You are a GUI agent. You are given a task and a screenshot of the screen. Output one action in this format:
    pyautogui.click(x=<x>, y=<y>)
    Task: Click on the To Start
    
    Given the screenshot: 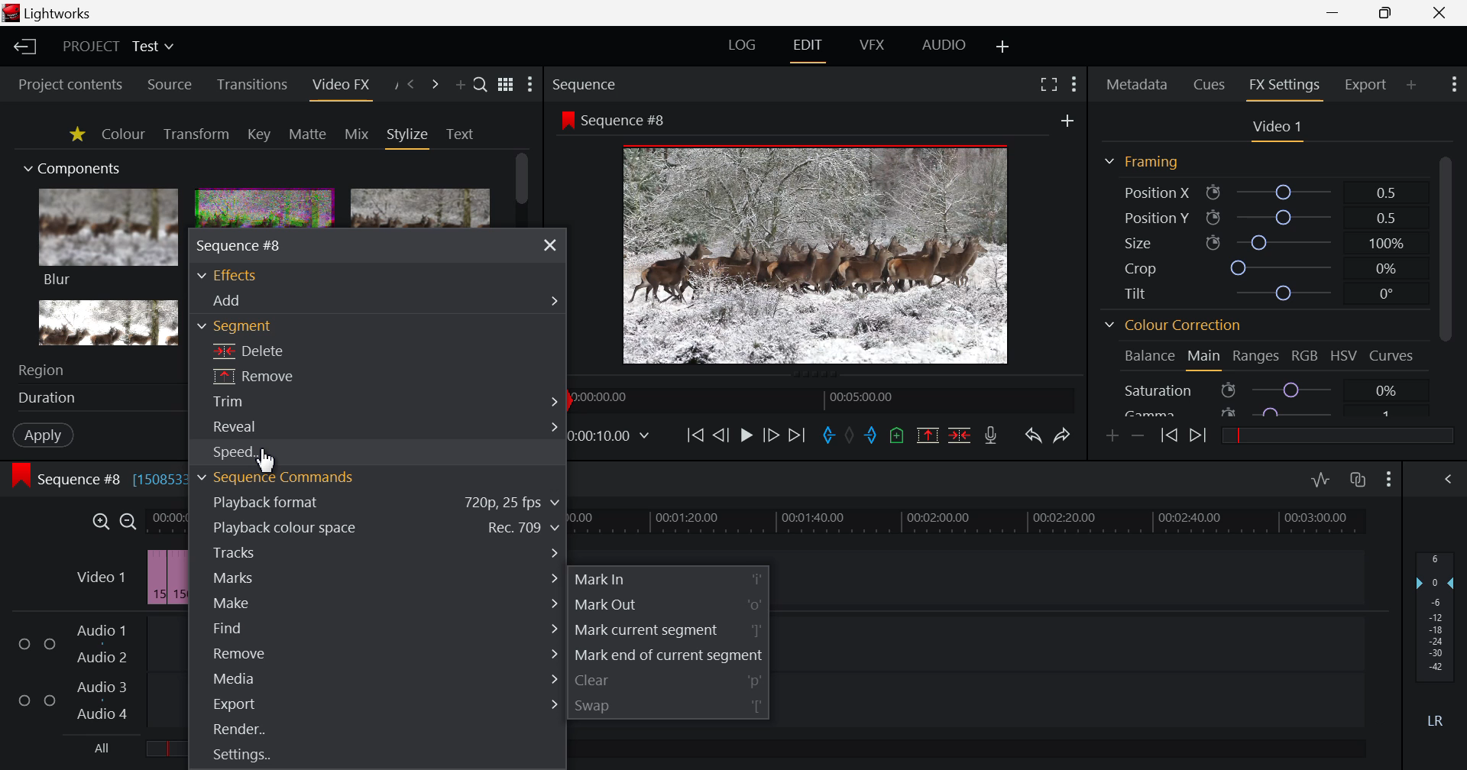 What is the action you would take?
    pyautogui.click(x=695, y=435)
    